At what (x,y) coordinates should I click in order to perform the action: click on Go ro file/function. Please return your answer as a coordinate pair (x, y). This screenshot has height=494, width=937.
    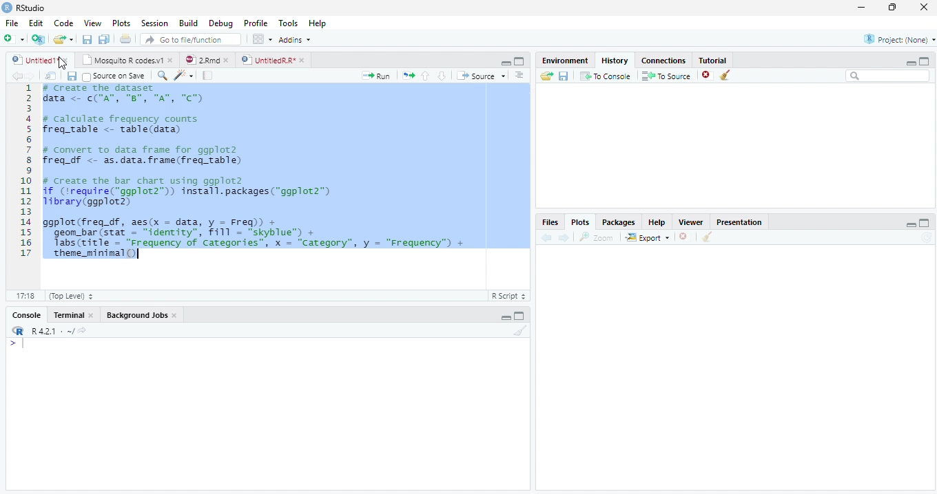
    Looking at the image, I should click on (189, 40).